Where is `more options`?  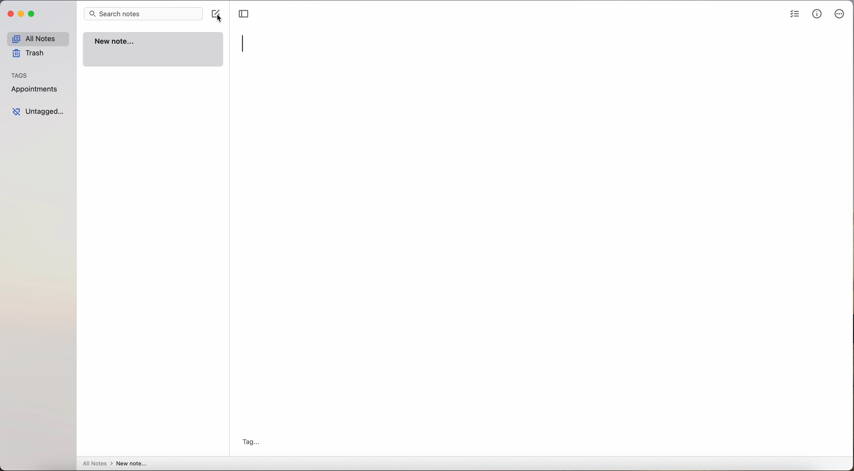
more options is located at coordinates (840, 15).